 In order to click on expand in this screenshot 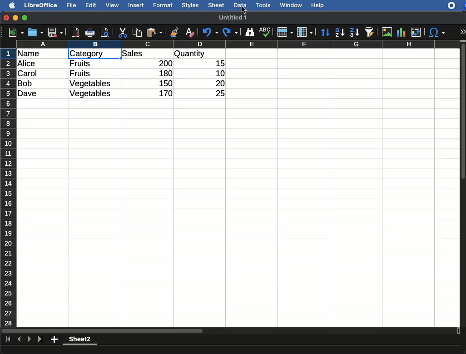, I will do `click(462, 32)`.